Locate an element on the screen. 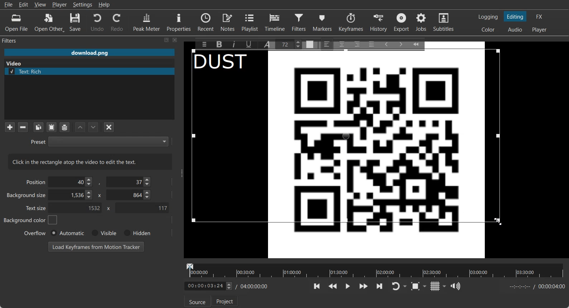 This screenshot has width=569, height=308. Justify is located at coordinates (372, 43).